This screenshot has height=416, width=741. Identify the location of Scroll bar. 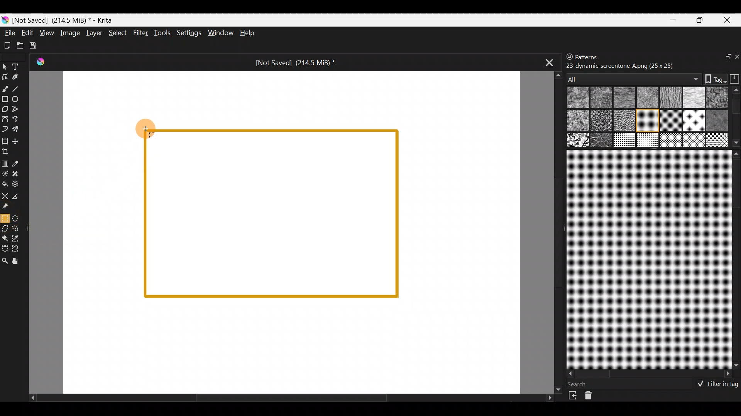
(736, 259).